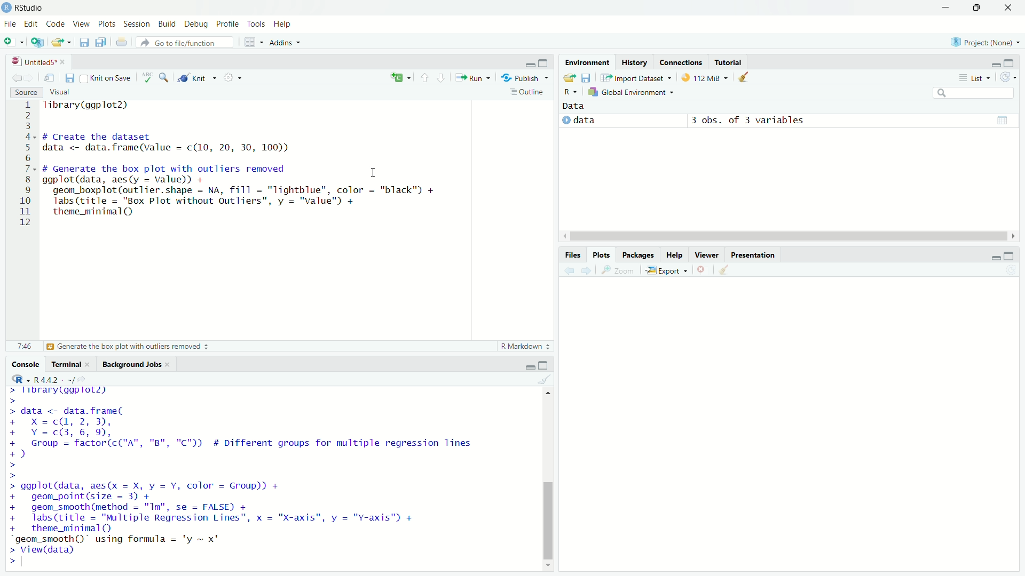 This screenshot has width=1025, height=576. Describe the element at coordinates (778, 235) in the screenshot. I see `scroll bar` at that location.